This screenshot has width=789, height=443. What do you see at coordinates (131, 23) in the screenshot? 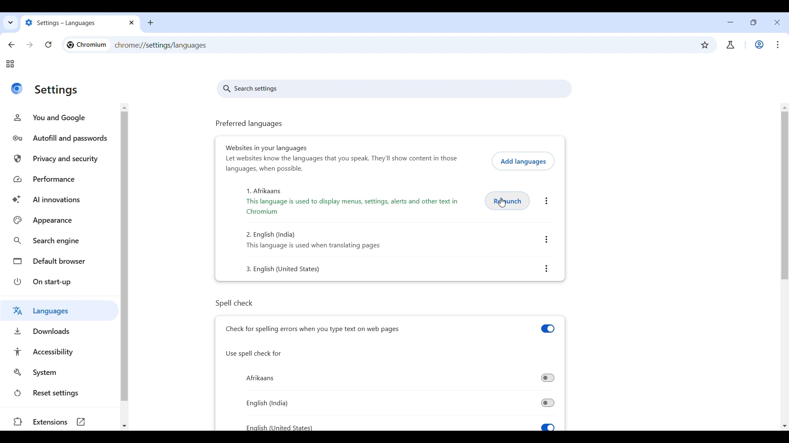
I see `close tab` at bounding box center [131, 23].